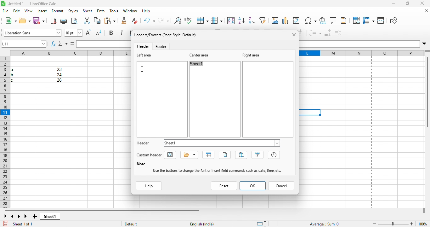 The width and height of the screenshot is (430, 227). What do you see at coordinates (12, 215) in the screenshot?
I see `previous sheet` at bounding box center [12, 215].